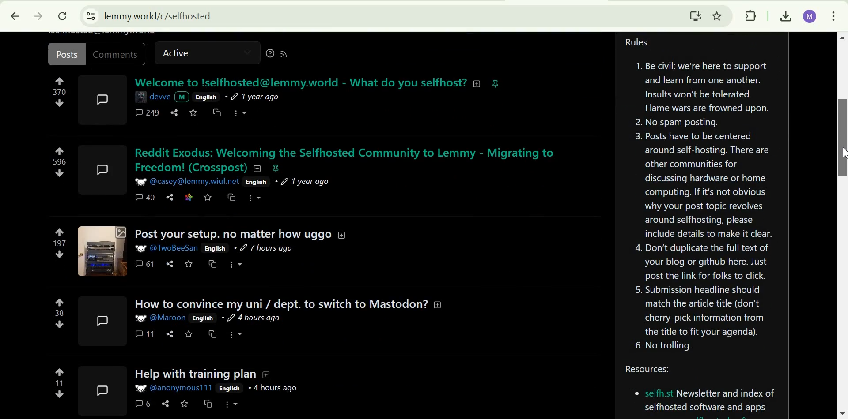  I want to click on 11 points, so click(60, 383).